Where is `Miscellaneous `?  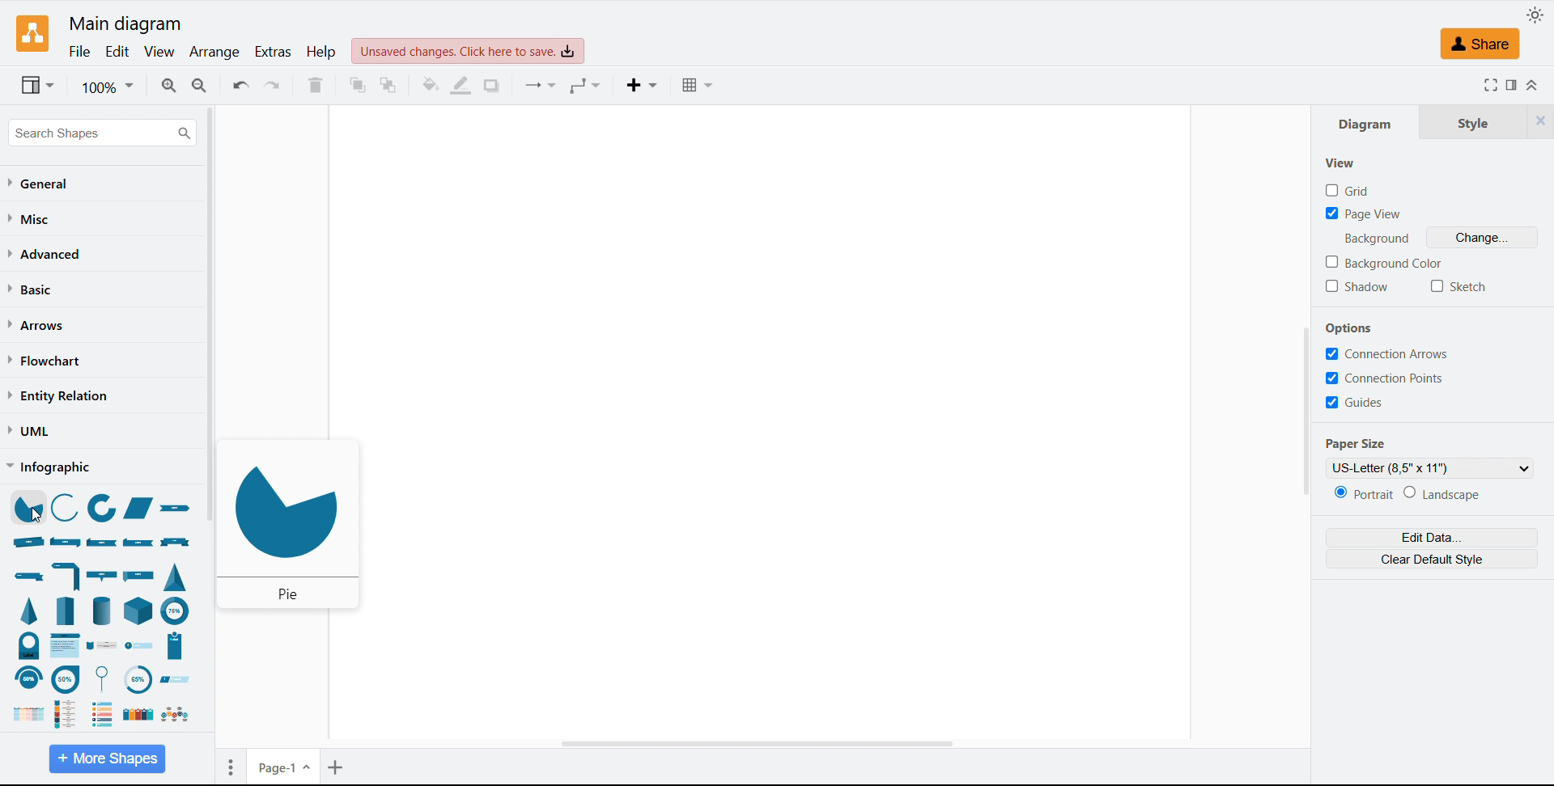 Miscellaneous  is located at coordinates (33, 218).